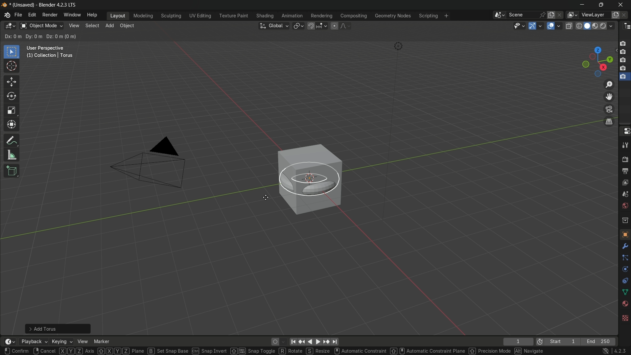 The width and height of the screenshot is (631, 355). Describe the element at coordinates (594, 15) in the screenshot. I see `viewLayer` at that location.